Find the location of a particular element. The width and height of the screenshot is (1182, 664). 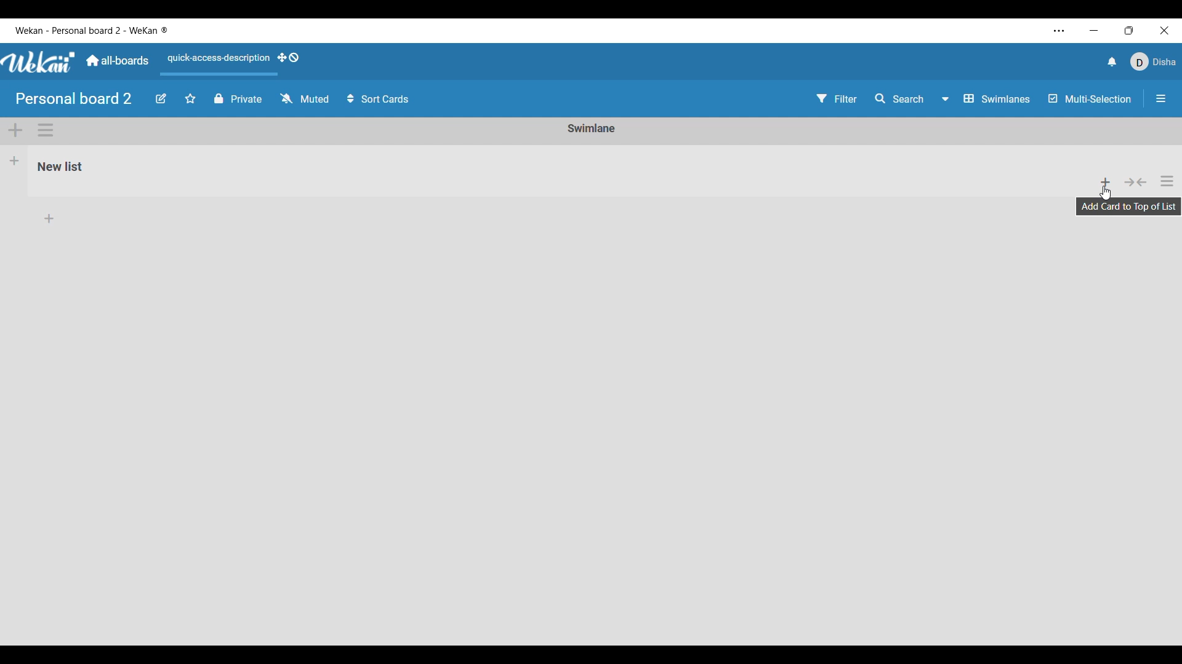

Minimize is located at coordinates (1094, 31).